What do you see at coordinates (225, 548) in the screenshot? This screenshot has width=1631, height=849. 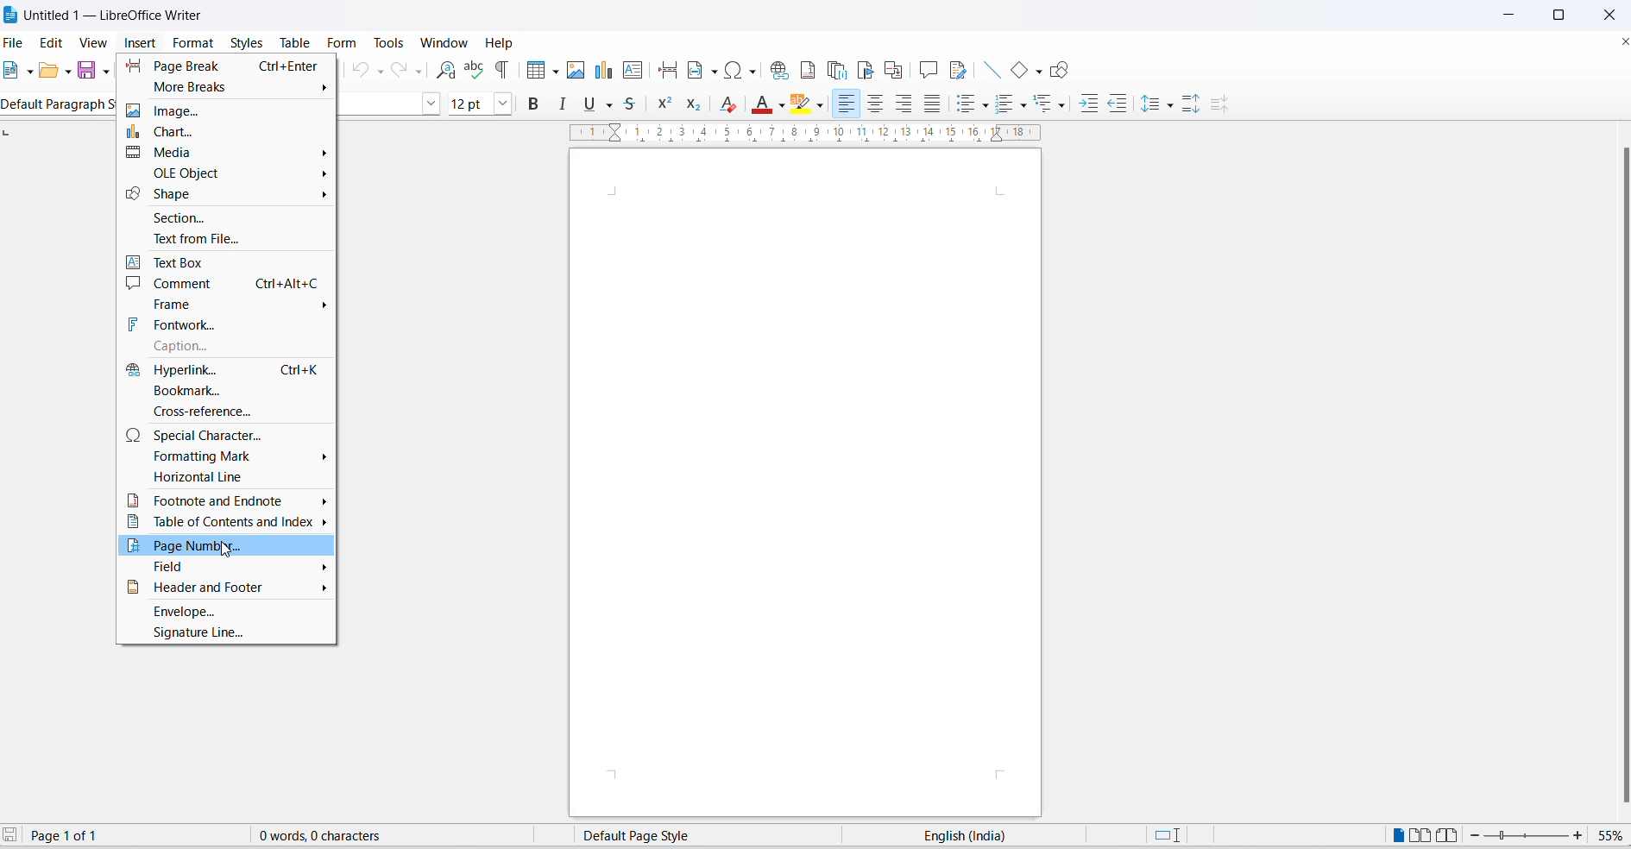 I see `page number` at bounding box center [225, 548].